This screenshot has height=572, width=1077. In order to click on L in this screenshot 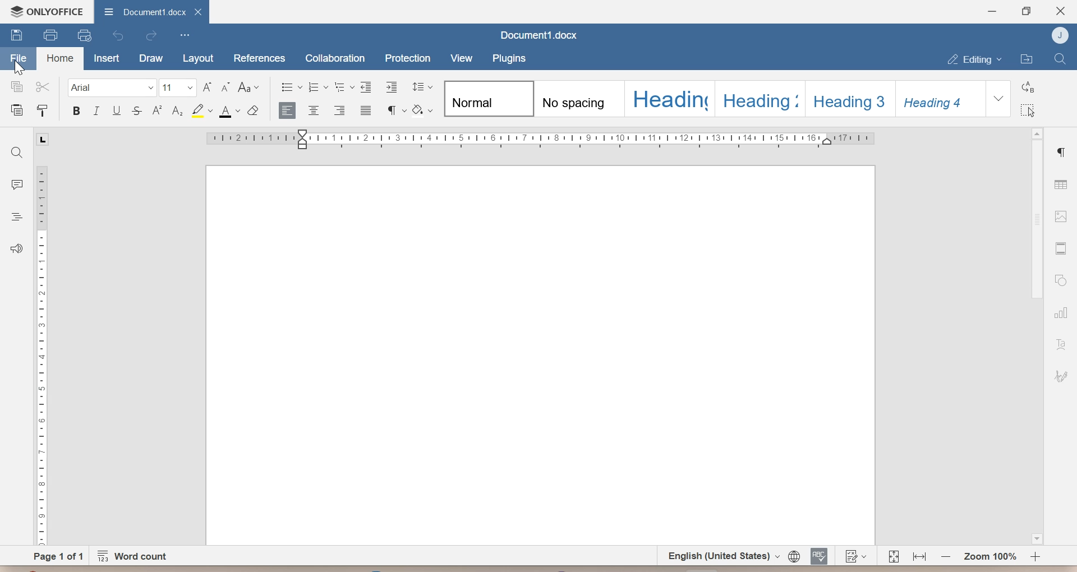, I will do `click(44, 139)`.